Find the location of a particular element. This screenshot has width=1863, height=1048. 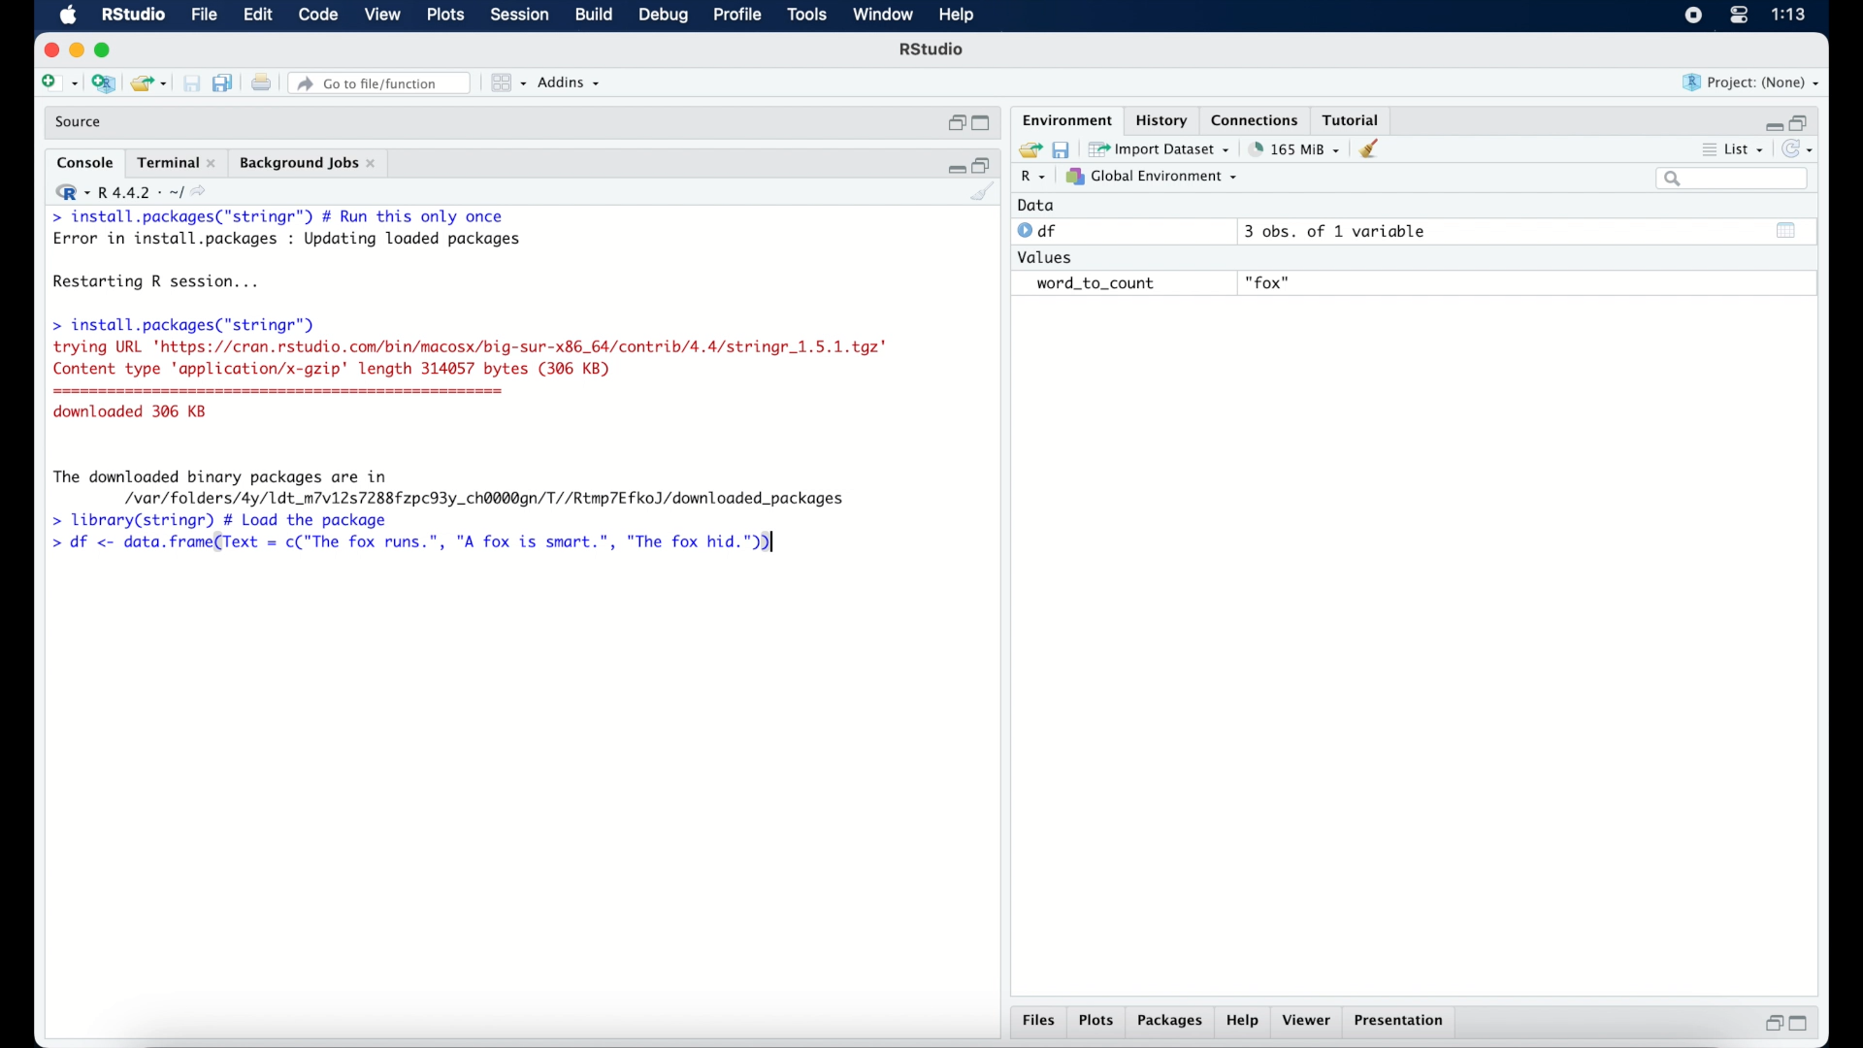

background jobs is located at coordinates (310, 165).